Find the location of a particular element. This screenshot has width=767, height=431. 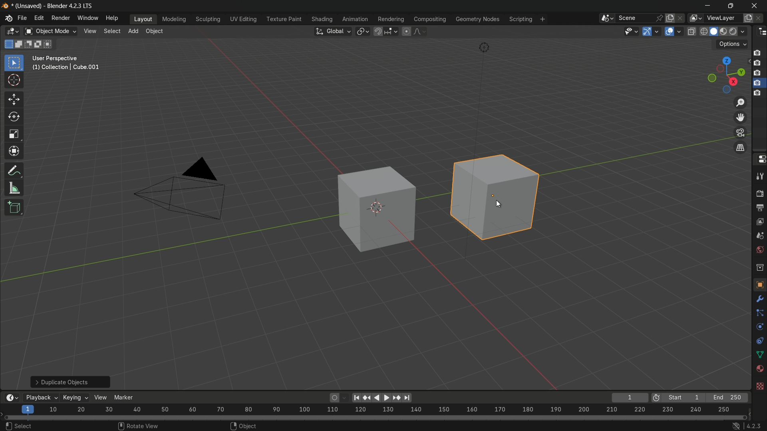

scripting menu is located at coordinates (520, 19).